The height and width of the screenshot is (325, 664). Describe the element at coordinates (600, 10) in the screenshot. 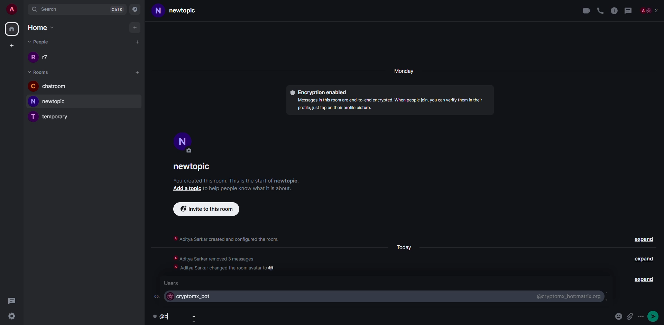

I see `voice call` at that location.